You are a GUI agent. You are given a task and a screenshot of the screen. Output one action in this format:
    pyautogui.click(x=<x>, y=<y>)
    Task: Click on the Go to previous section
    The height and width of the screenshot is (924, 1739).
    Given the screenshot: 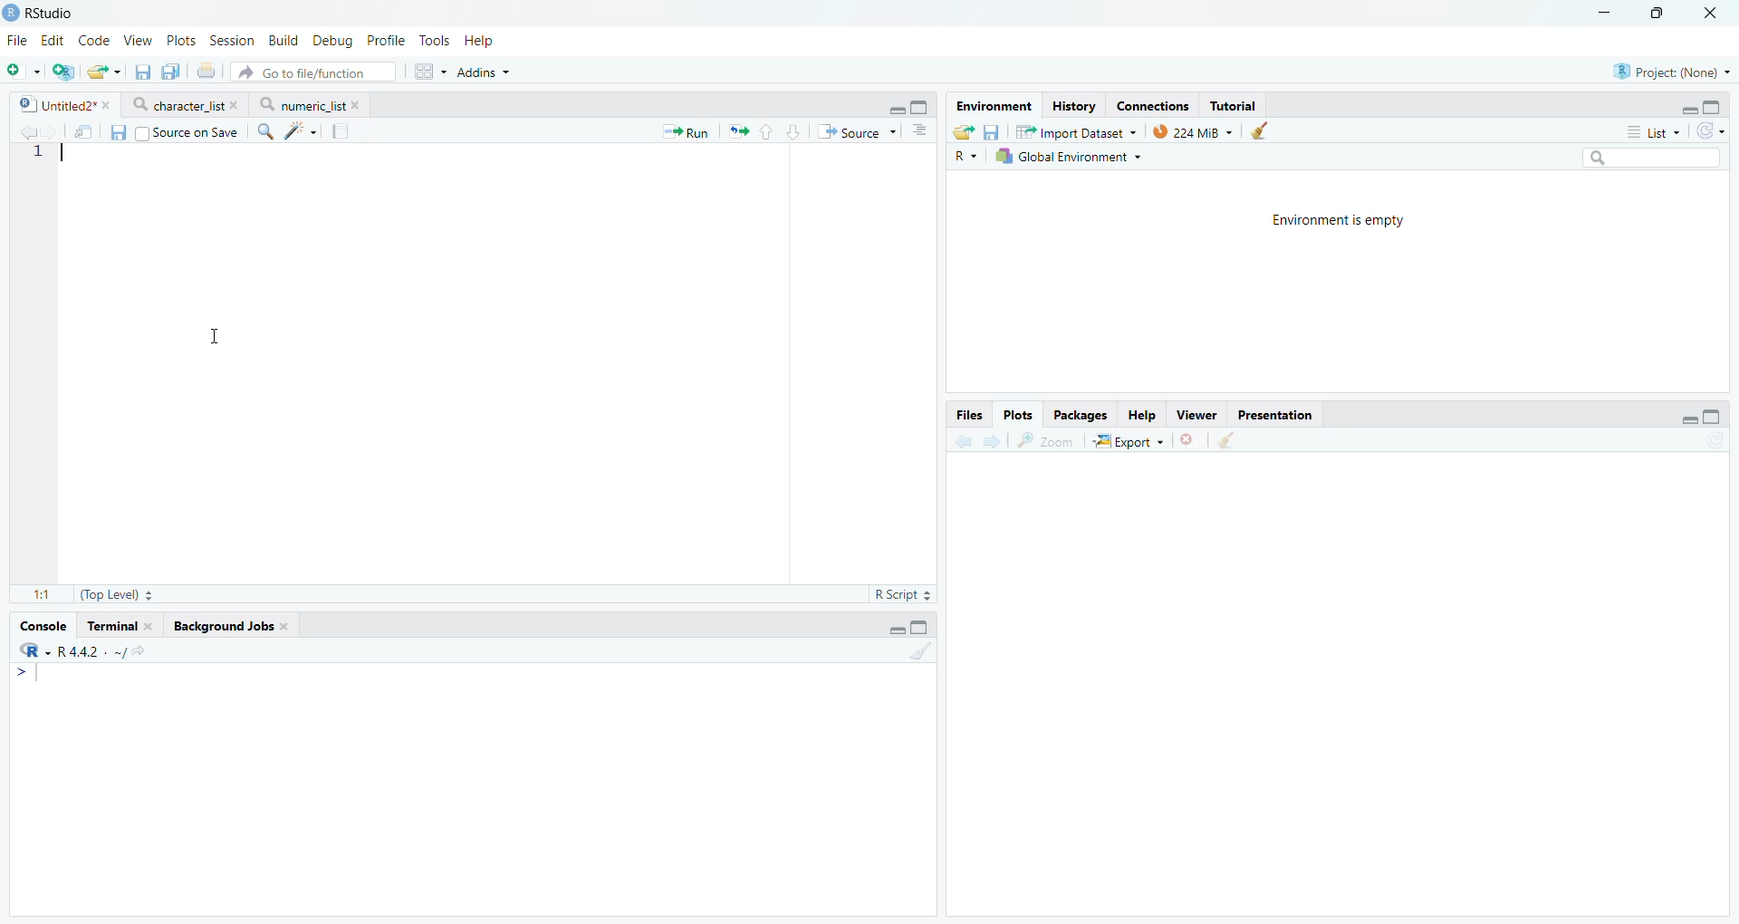 What is the action you would take?
    pyautogui.click(x=768, y=130)
    